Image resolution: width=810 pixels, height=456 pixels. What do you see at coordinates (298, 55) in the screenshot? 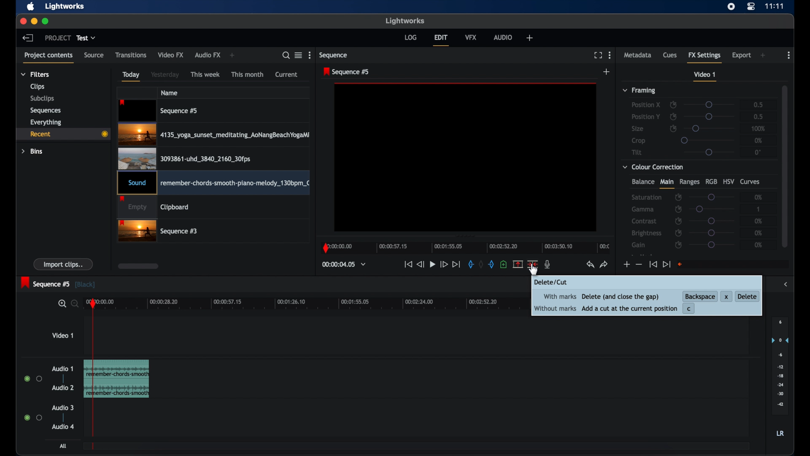
I see `toggle list or tile view` at bounding box center [298, 55].